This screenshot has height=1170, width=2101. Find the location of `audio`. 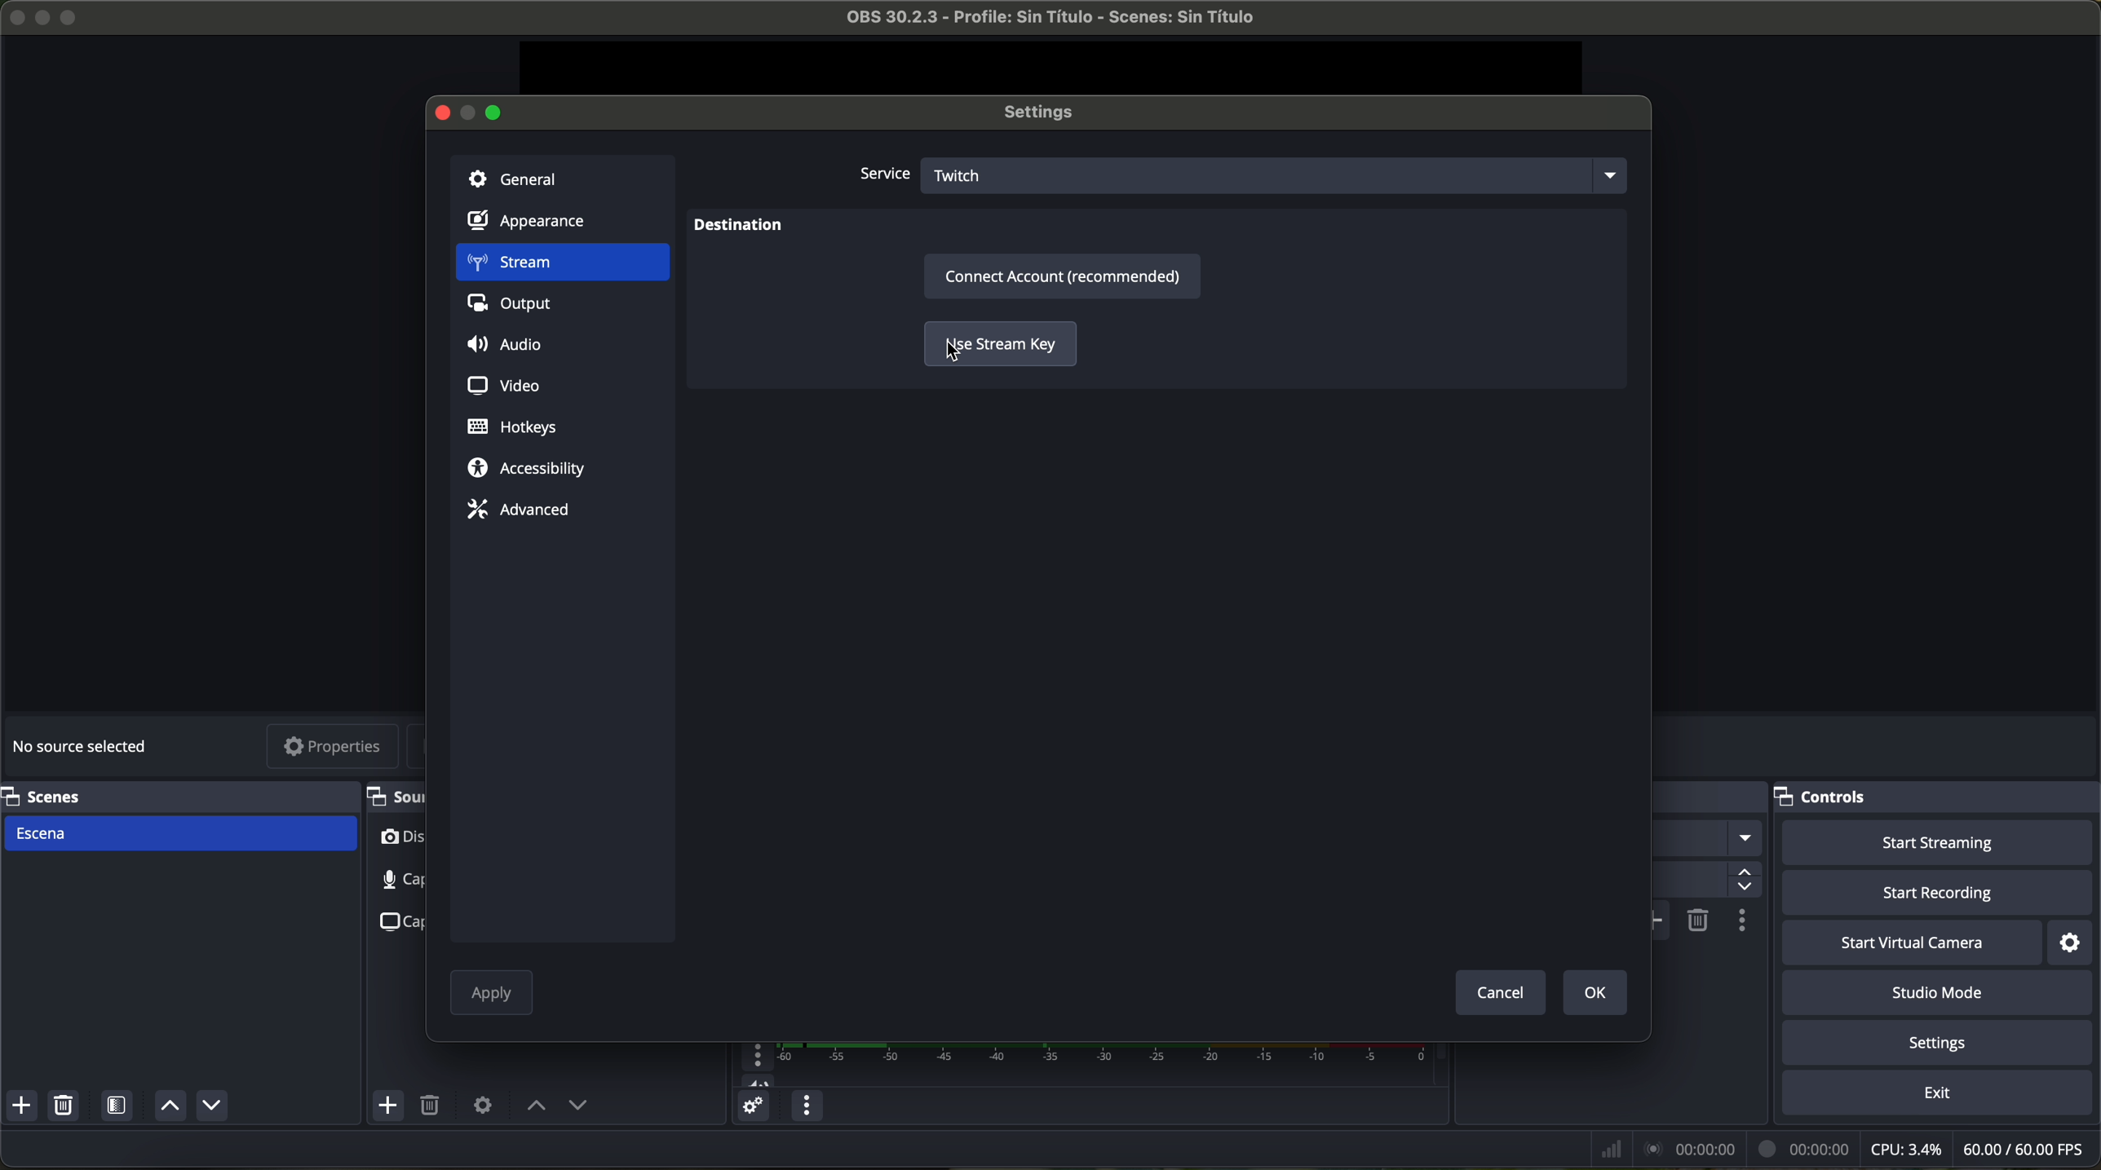

audio is located at coordinates (509, 346).